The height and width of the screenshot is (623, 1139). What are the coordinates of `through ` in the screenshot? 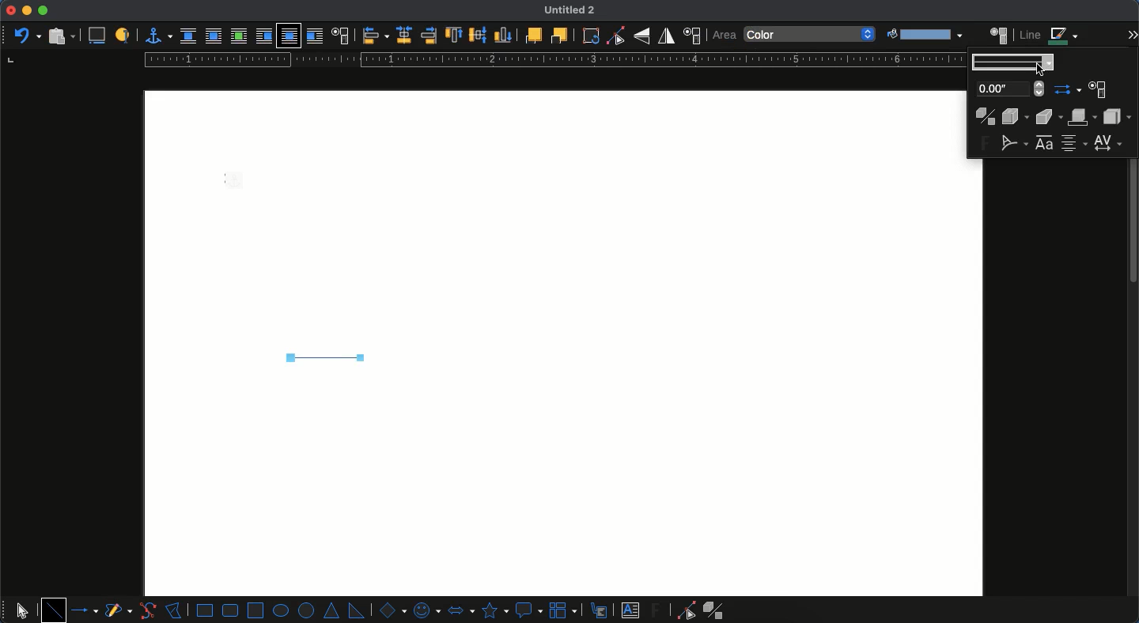 It's located at (289, 36).